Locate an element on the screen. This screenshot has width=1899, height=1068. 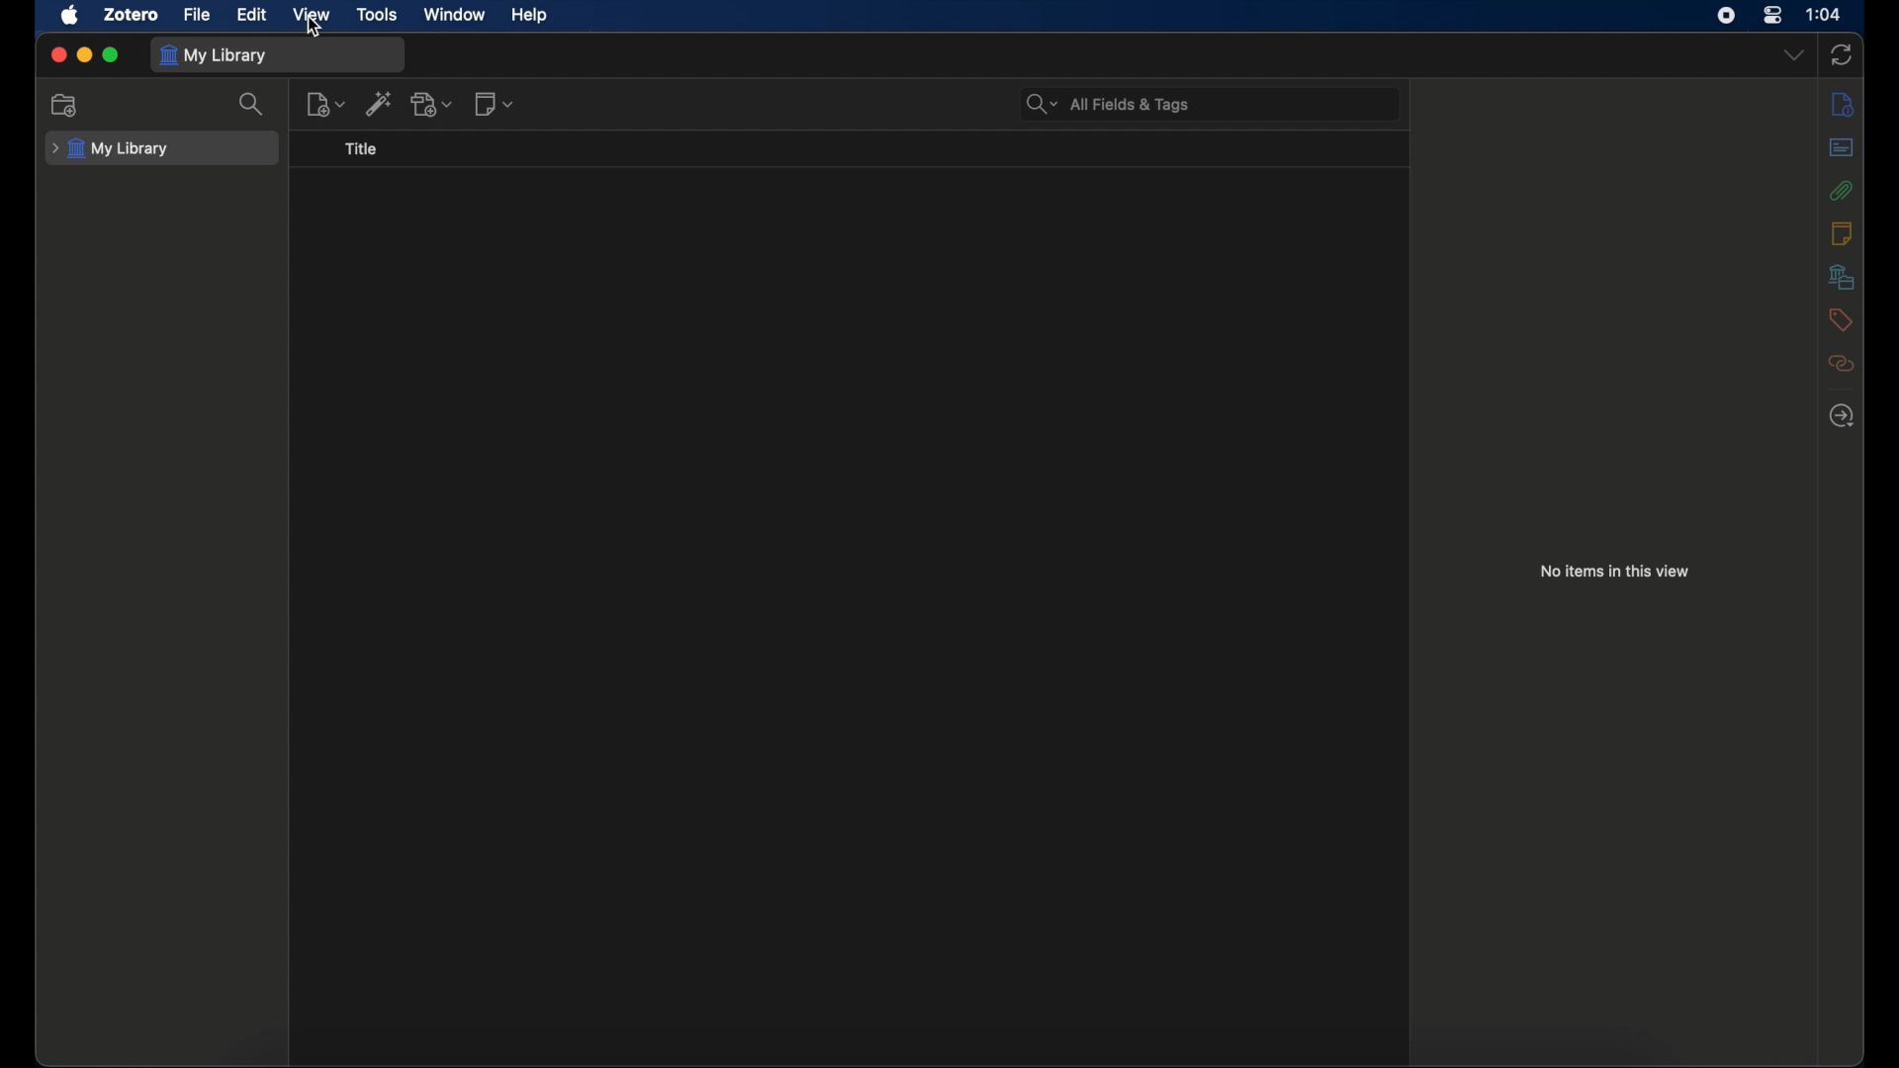
control center is located at coordinates (1772, 15).